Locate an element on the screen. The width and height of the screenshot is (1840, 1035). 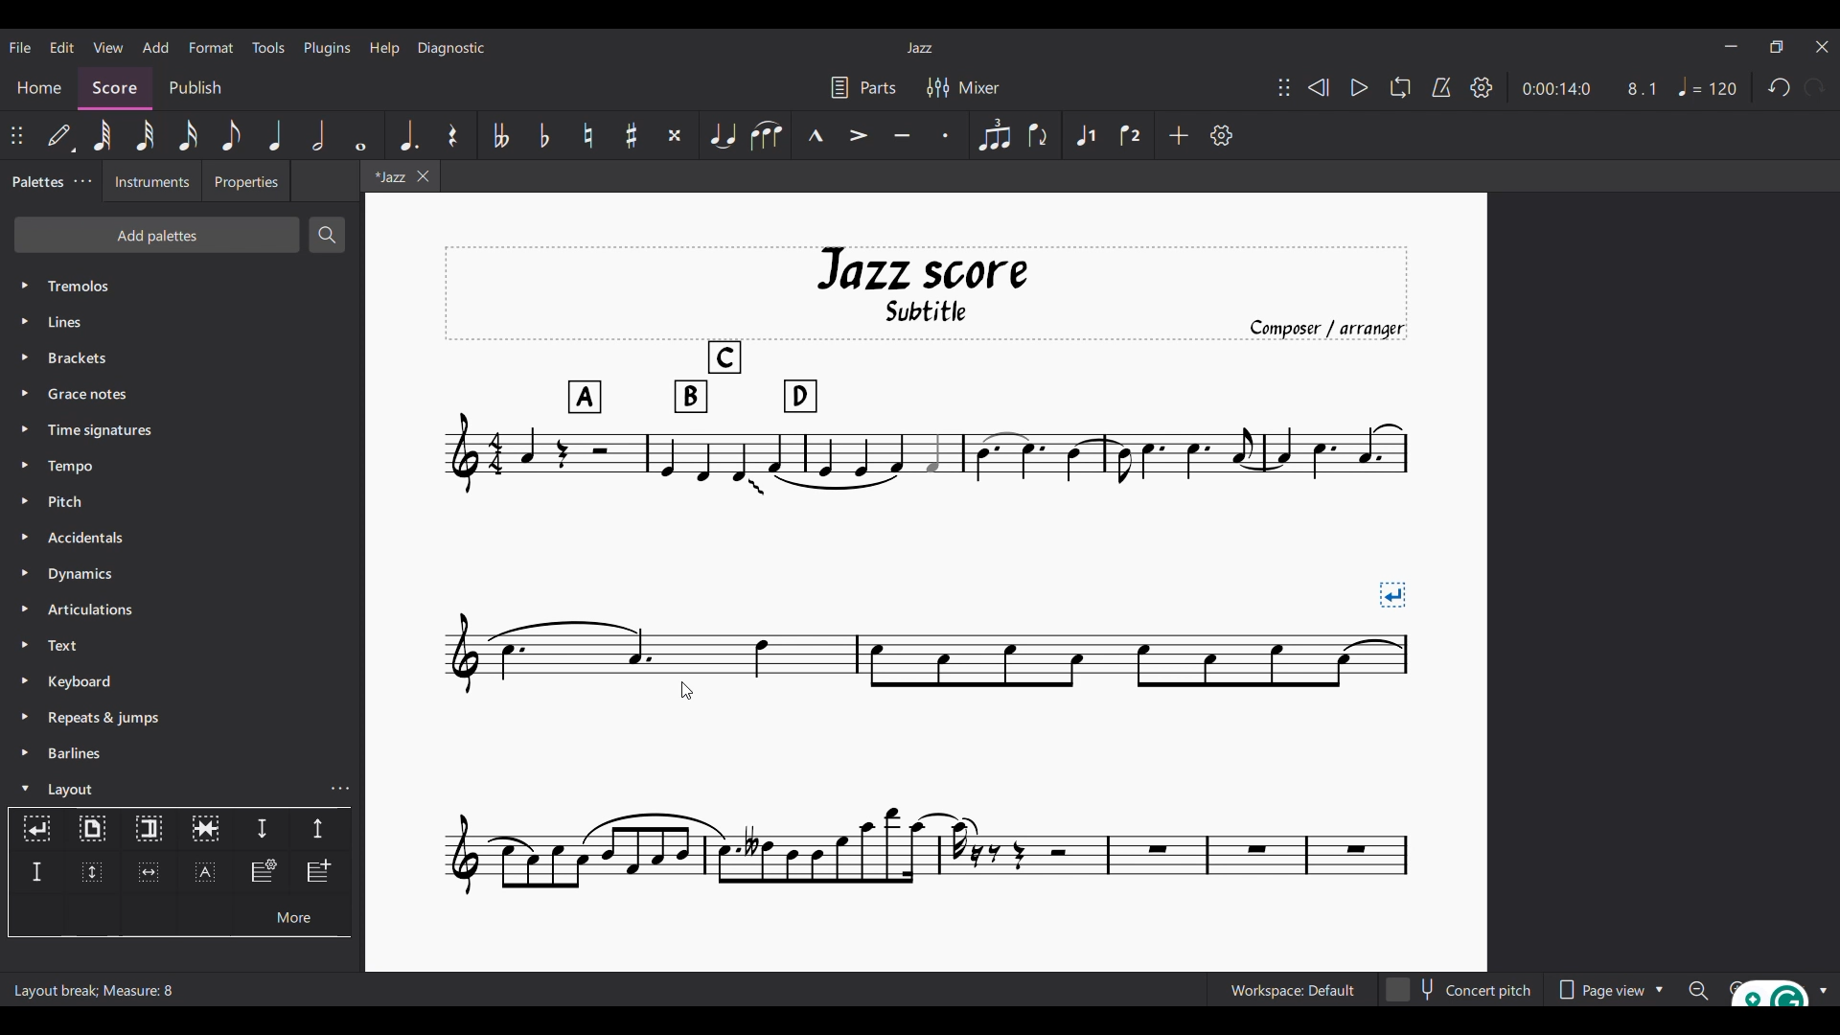
Grammarly extension is located at coordinates (1768, 992).